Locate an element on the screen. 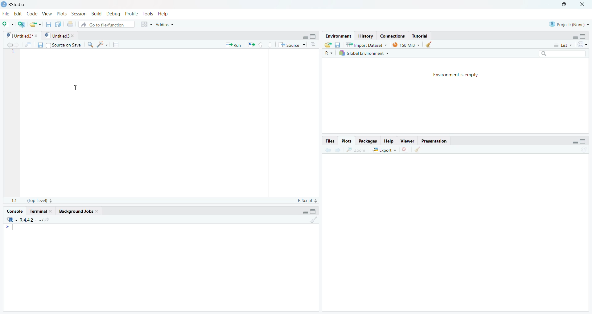 The image size is (592, 314).  is located at coordinates (578, 140).